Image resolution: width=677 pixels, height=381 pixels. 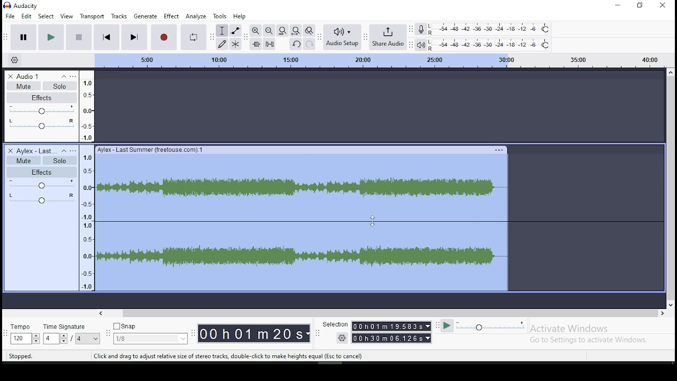 What do you see at coordinates (235, 31) in the screenshot?
I see `envelope tool` at bounding box center [235, 31].